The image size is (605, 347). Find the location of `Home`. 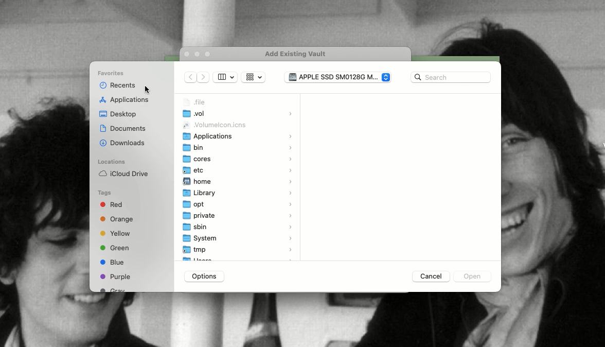

Home is located at coordinates (238, 182).